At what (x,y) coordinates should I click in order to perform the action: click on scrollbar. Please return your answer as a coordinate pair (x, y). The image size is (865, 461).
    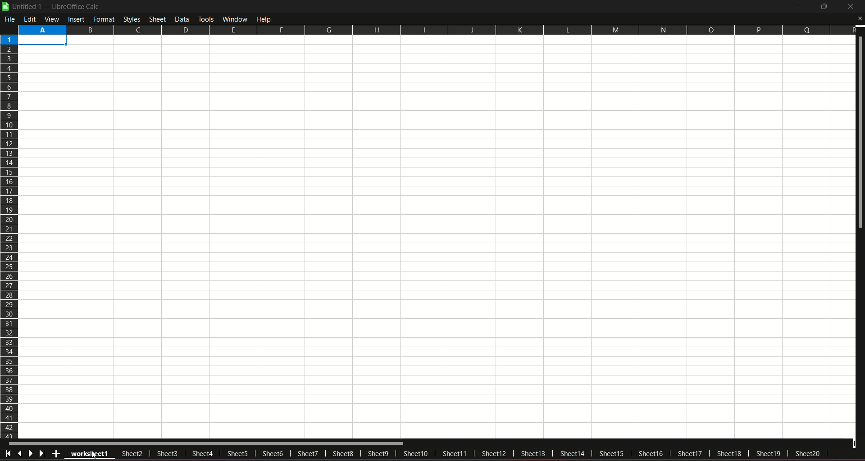
    Looking at the image, I should click on (207, 443).